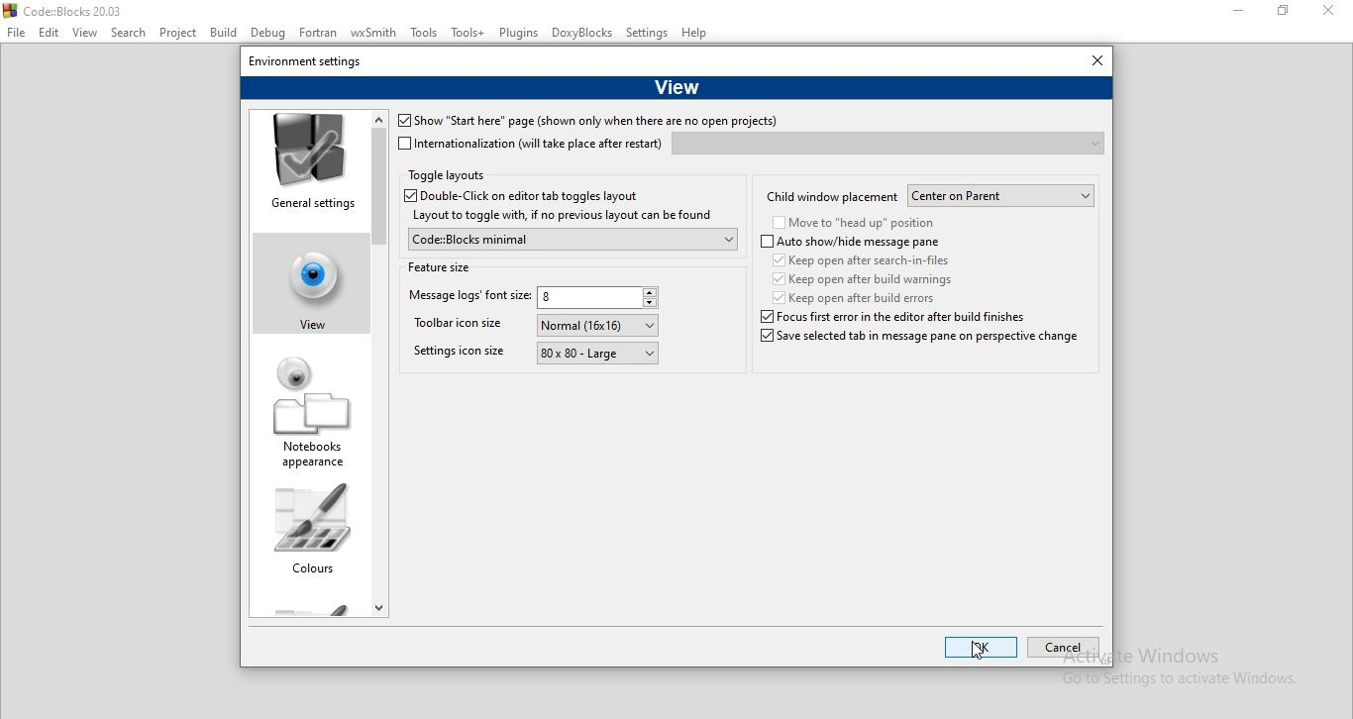  Describe the element at coordinates (571, 239) in the screenshot. I see `Code:Blocks minimal` at that location.